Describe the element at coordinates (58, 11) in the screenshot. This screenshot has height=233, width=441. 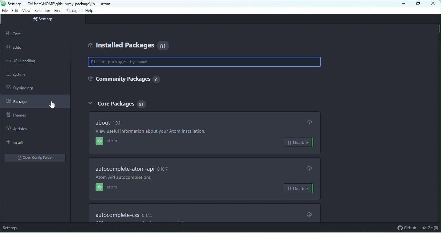
I see `find` at that location.